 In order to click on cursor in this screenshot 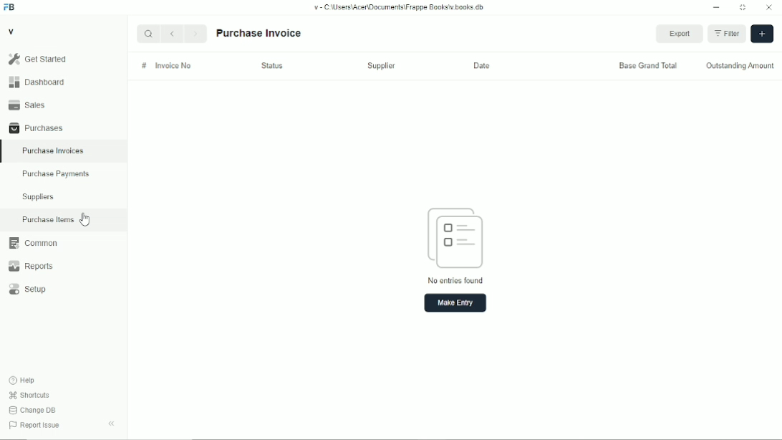, I will do `click(86, 219)`.